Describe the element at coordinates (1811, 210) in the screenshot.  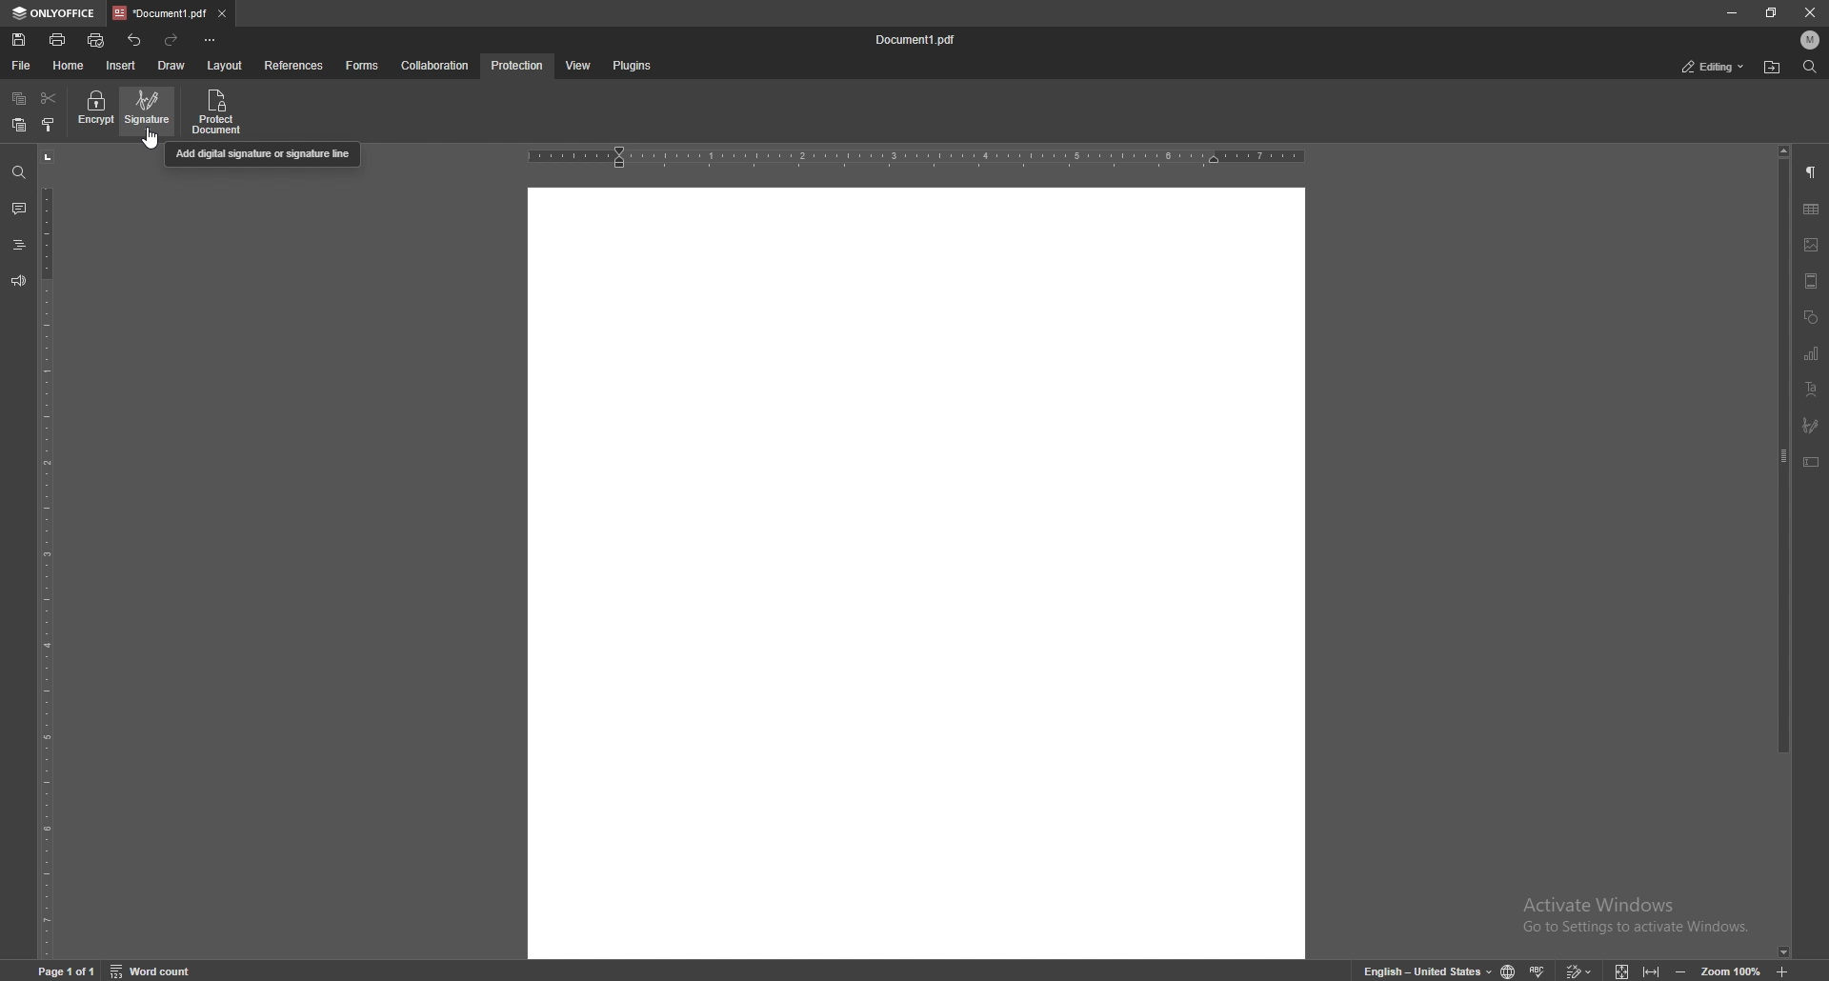
I see `table` at that location.